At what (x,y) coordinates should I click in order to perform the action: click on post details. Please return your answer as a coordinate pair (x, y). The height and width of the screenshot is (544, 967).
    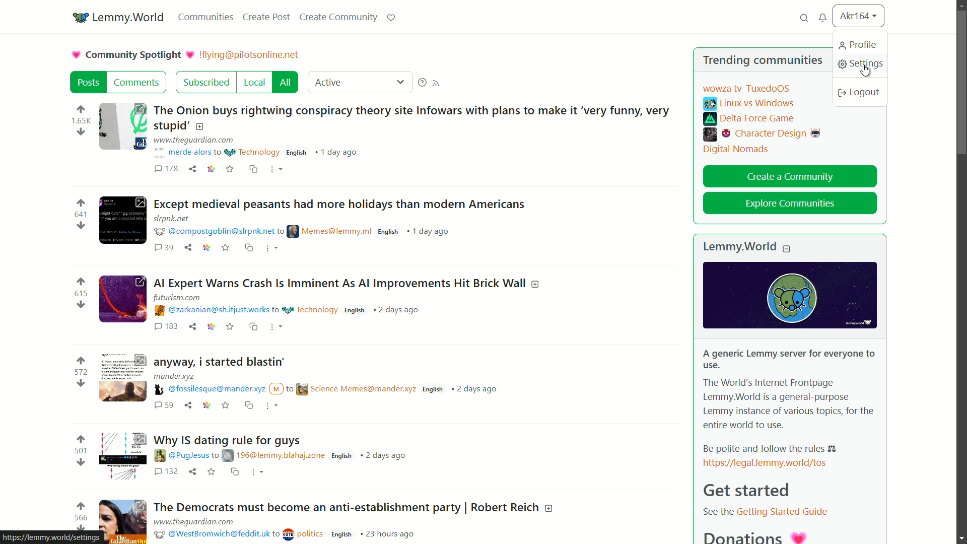
    Looking at the image, I should click on (333, 385).